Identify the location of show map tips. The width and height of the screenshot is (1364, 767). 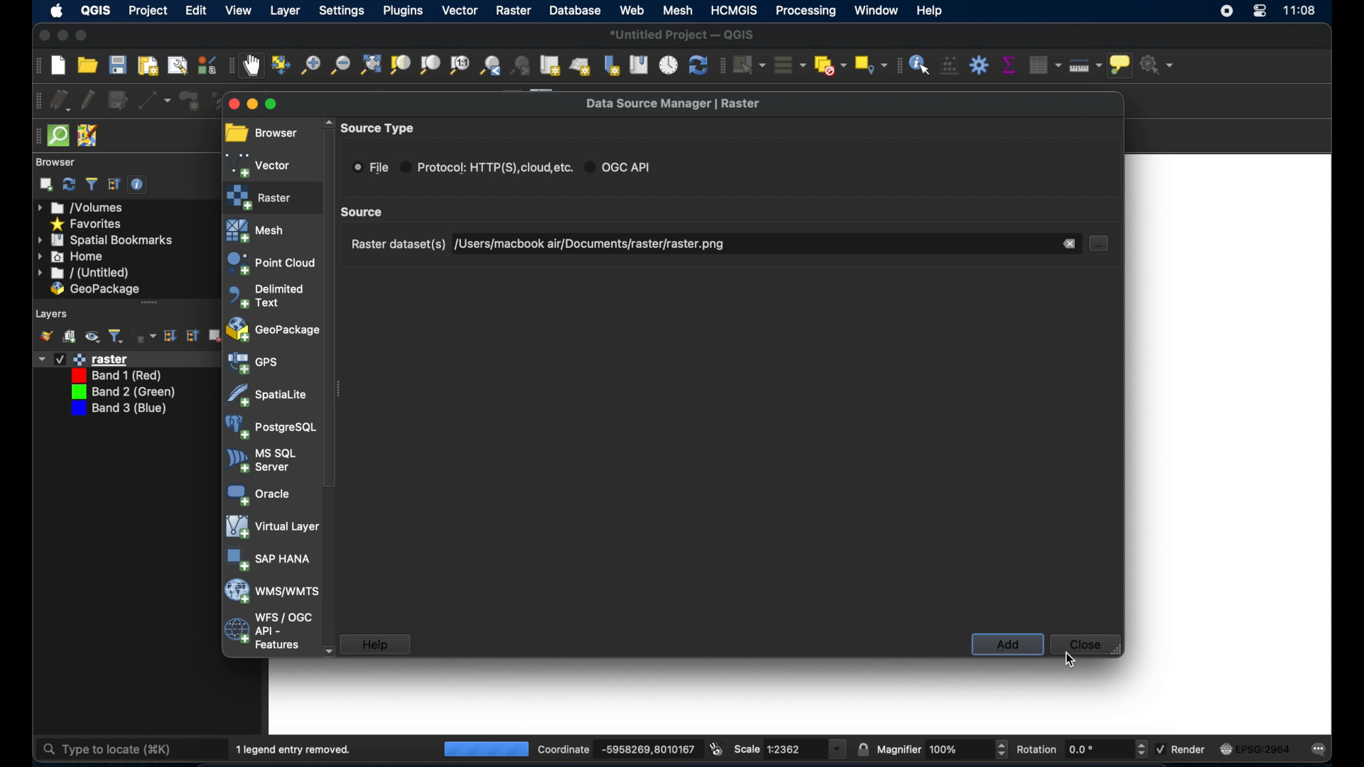
(1122, 67).